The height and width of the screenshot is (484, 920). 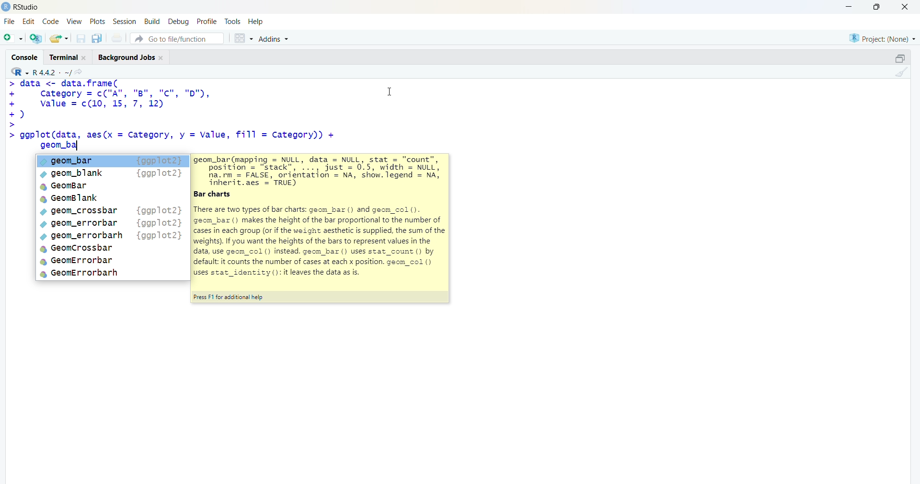 What do you see at coordinates (880, 7) in the screenshot?
I see `maximize` at bounding box center [880, 7].